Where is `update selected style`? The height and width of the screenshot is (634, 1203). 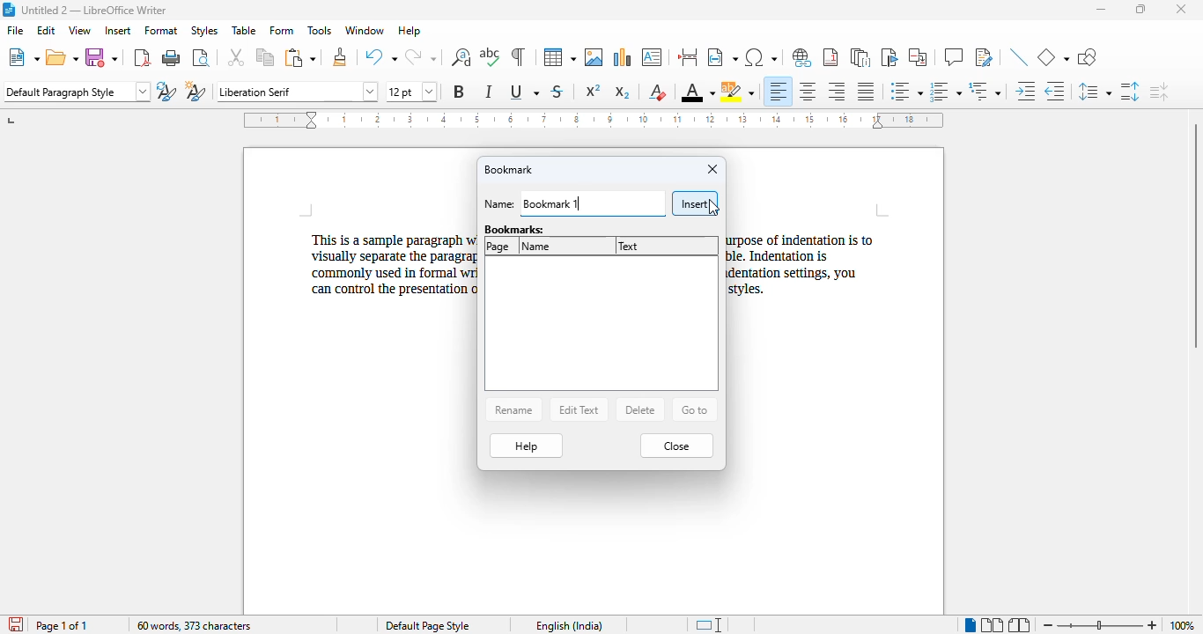
update selected style is located at coordinates (166, 91).